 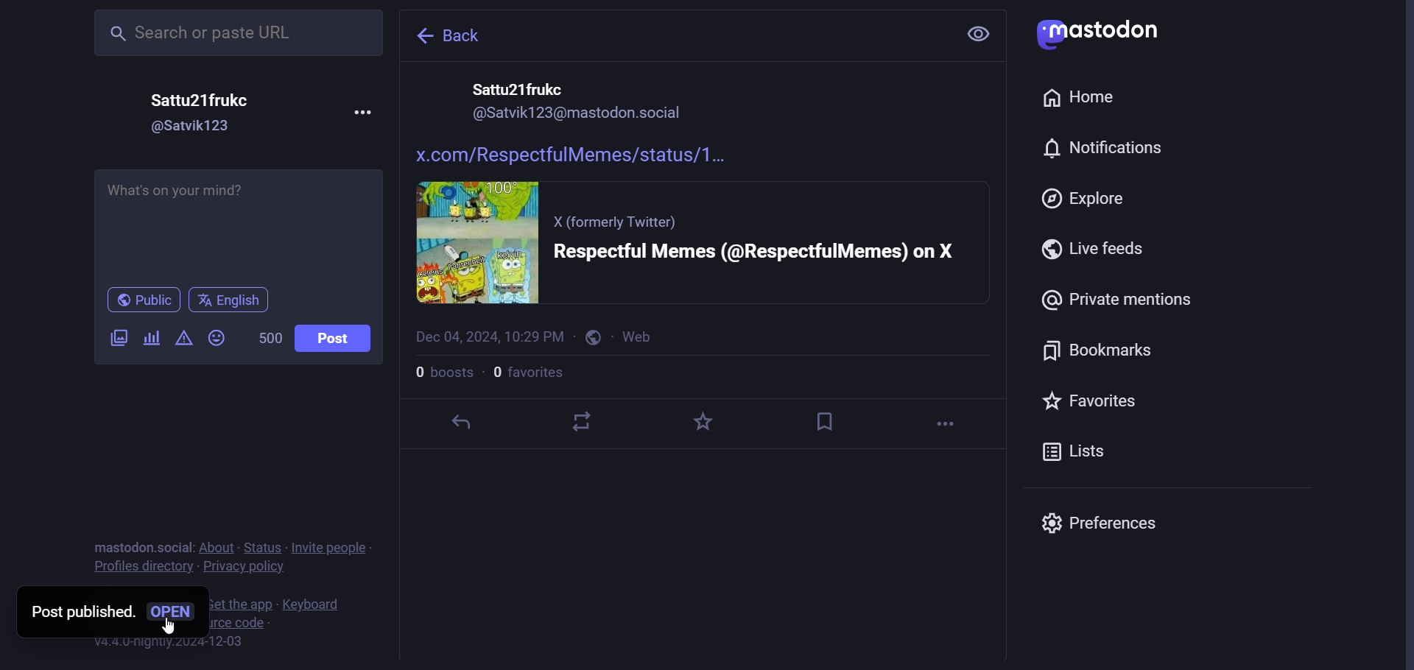 What do you see at coordinates (525, 91) in the screenshot?
I see `name` at bounding box center [525, 91].